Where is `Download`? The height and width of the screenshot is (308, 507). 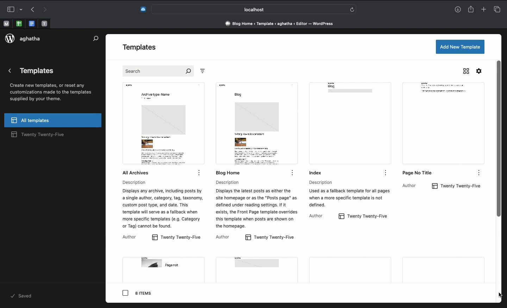 Download is located at coordinates (457, 10).